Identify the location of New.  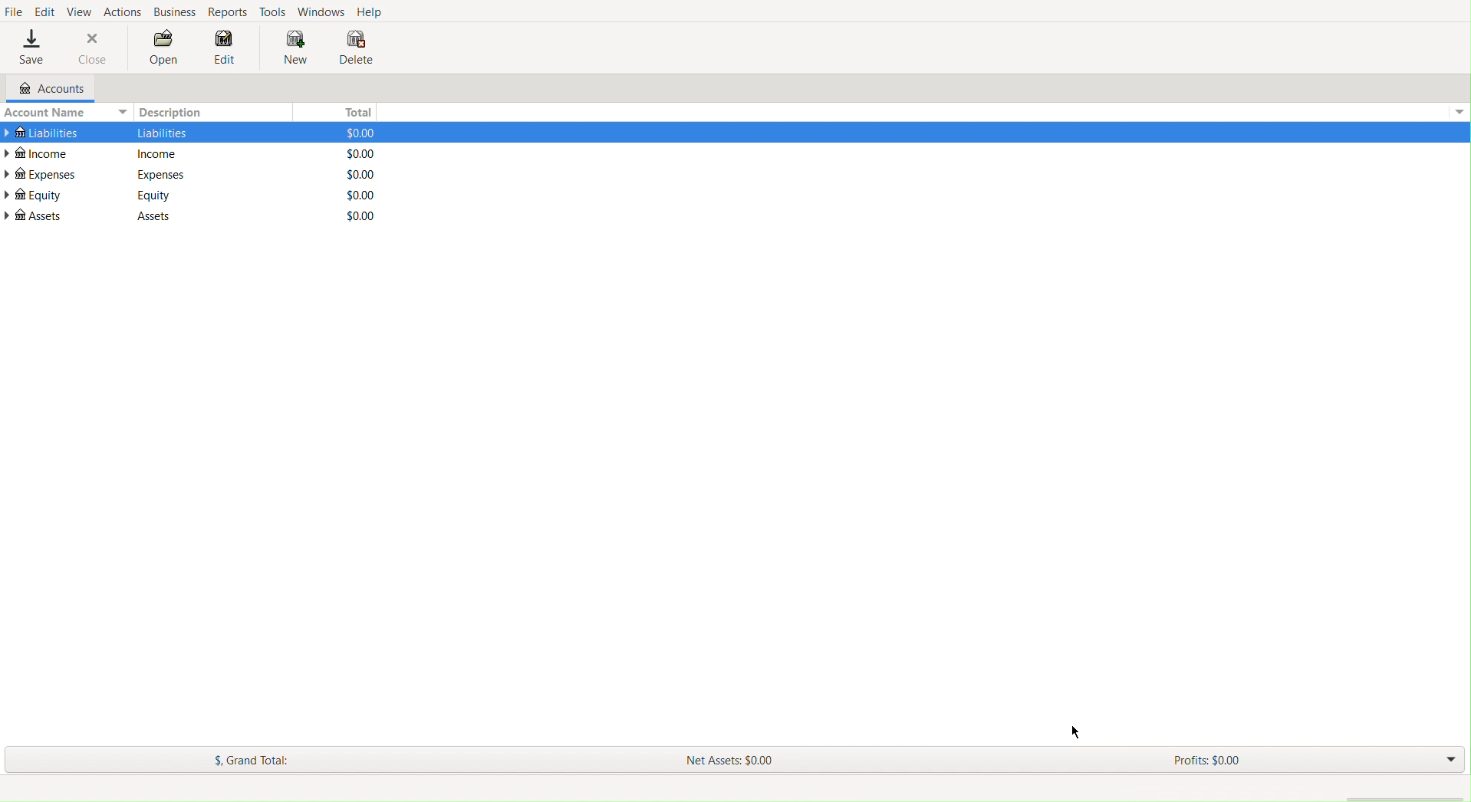
(288, 48).